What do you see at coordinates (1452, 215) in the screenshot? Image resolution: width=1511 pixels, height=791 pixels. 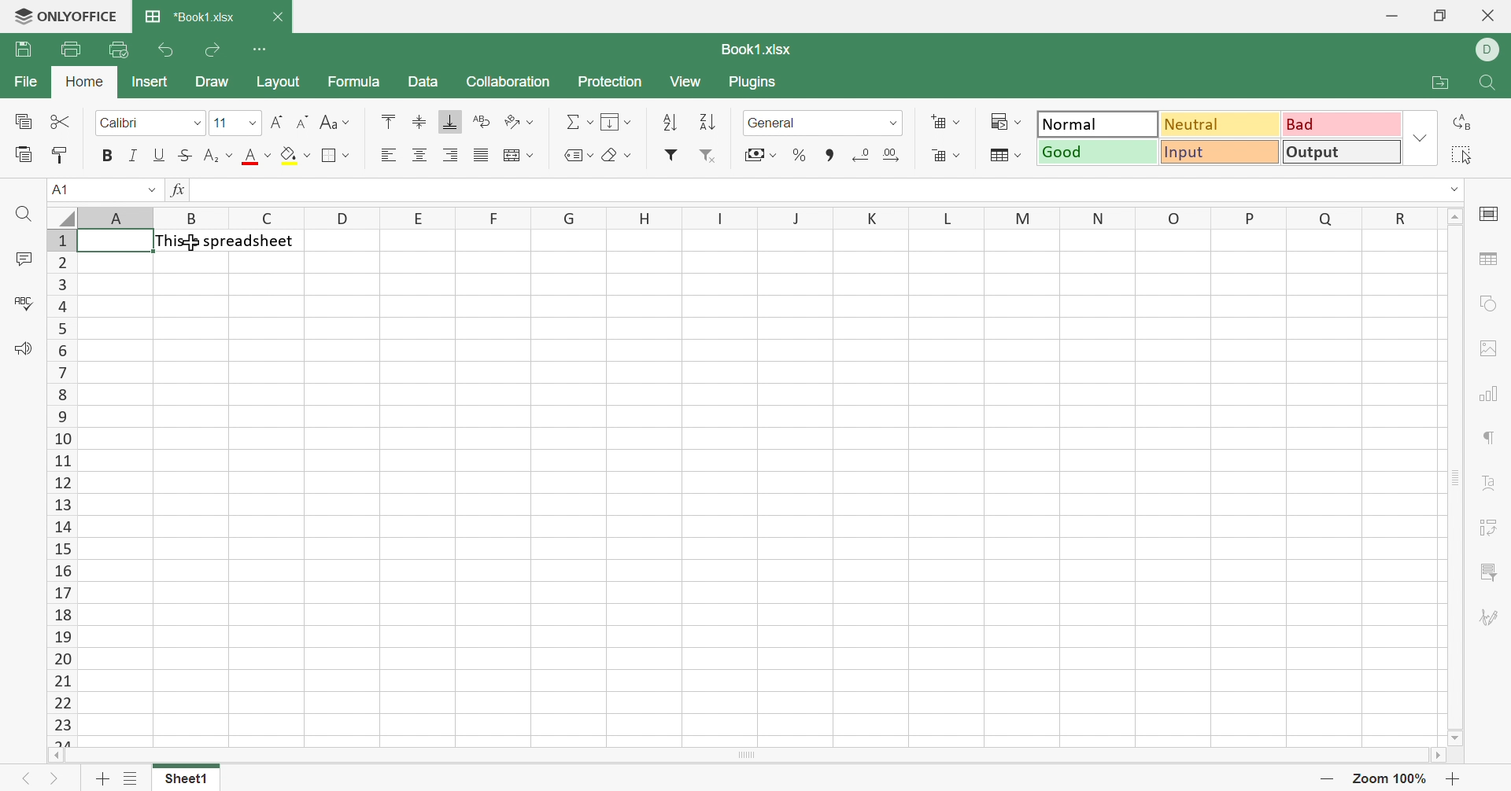 I see `Scroll Up` at bounding box center [1452, 215].